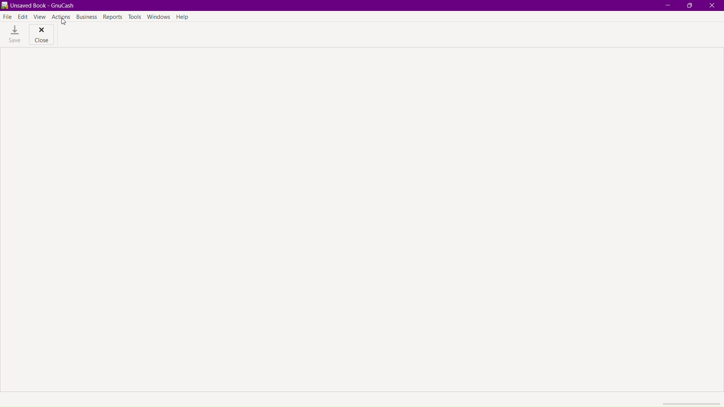  What do you see at coordinates (183, 16) in the screenshot?
I see `Help` at bounding box center [183, 16].